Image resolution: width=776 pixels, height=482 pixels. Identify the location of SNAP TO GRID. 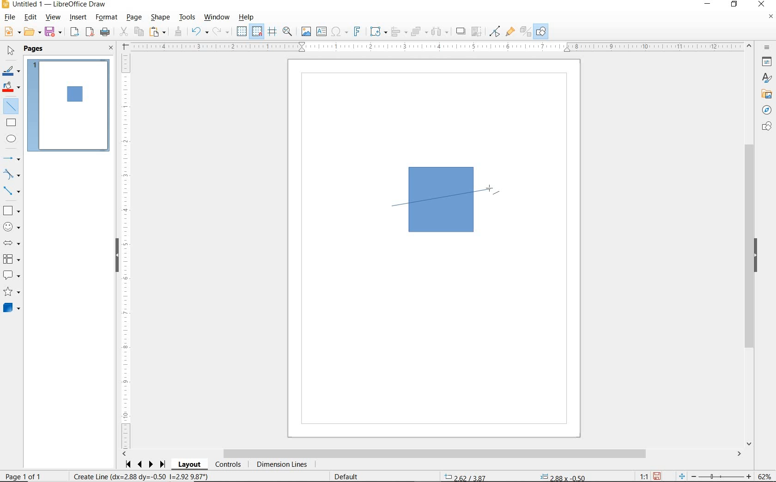
(257, 31).